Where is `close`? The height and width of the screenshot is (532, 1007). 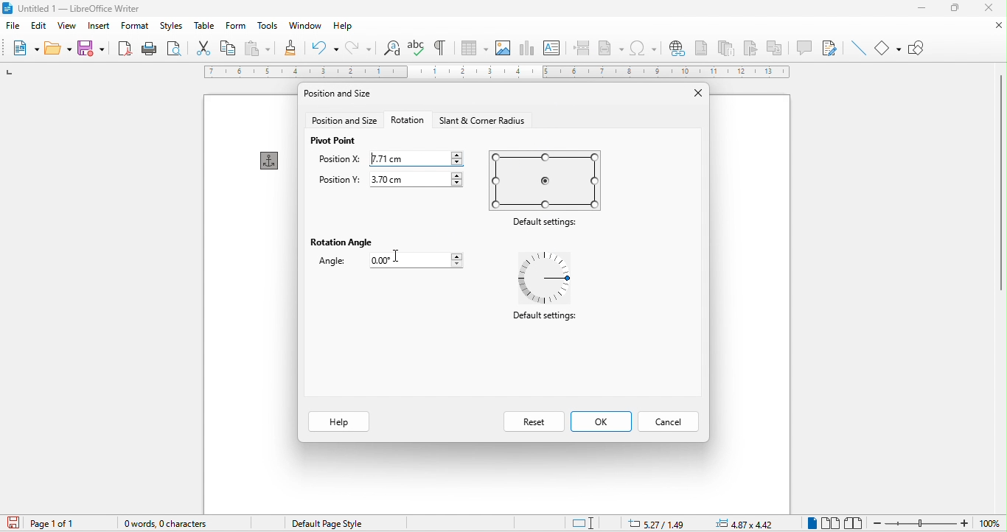 close is located at coordinates (691, 92).